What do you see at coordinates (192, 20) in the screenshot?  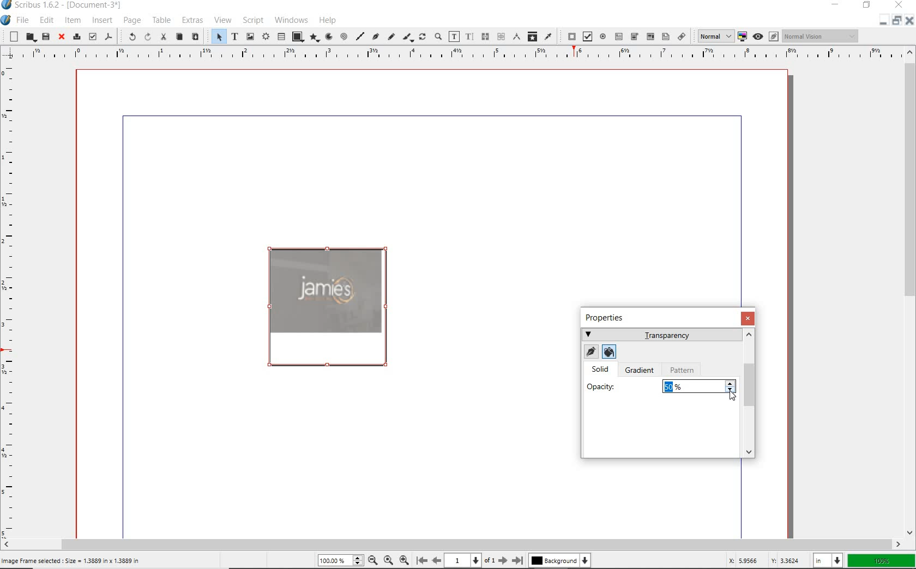 I see `EXTRAS` at bounding box center [192, 20].